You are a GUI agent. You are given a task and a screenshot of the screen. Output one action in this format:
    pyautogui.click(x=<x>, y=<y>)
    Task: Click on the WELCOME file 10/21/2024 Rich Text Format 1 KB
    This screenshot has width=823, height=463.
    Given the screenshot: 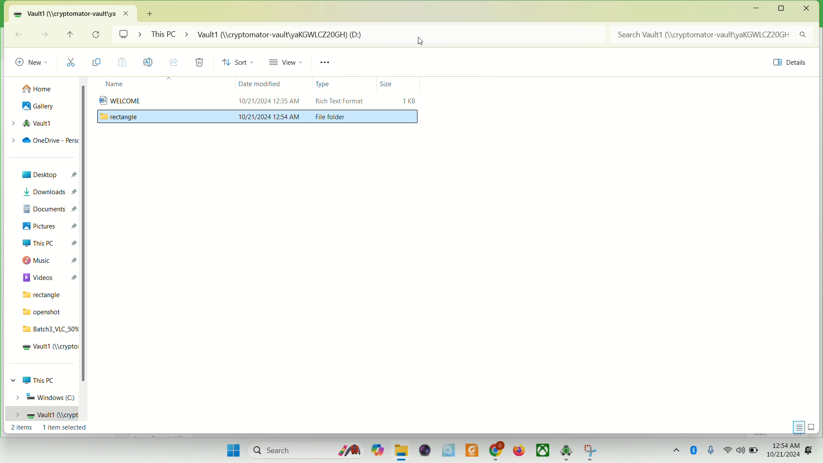 What is the action you would take?
    pyautogui.click(x=258, y=101)
    